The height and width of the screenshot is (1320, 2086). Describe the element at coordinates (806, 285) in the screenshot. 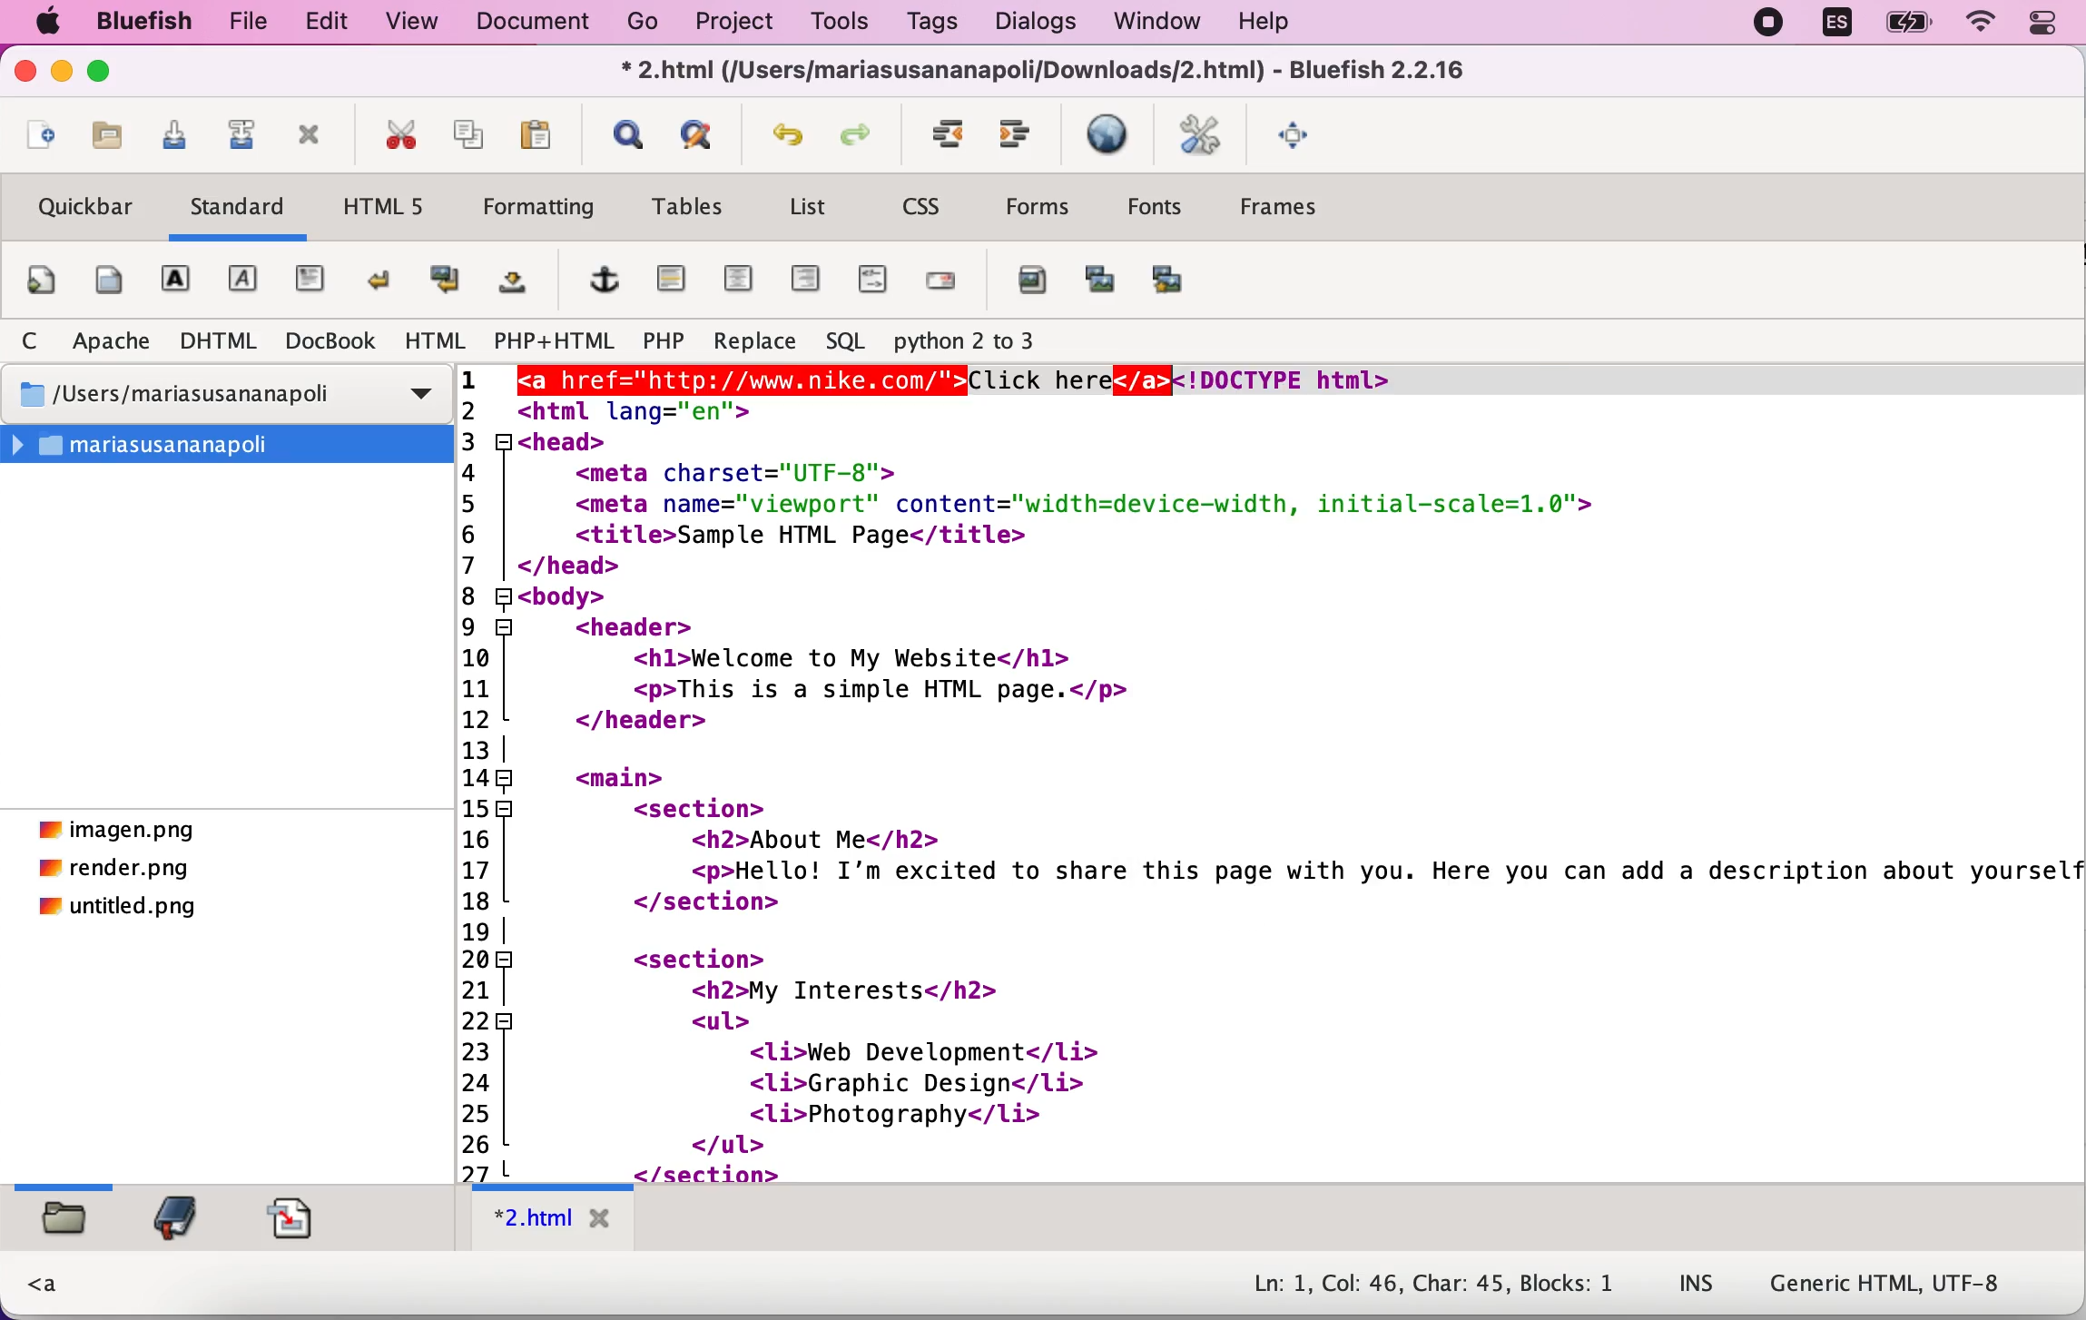

I see `right justify` at that location.